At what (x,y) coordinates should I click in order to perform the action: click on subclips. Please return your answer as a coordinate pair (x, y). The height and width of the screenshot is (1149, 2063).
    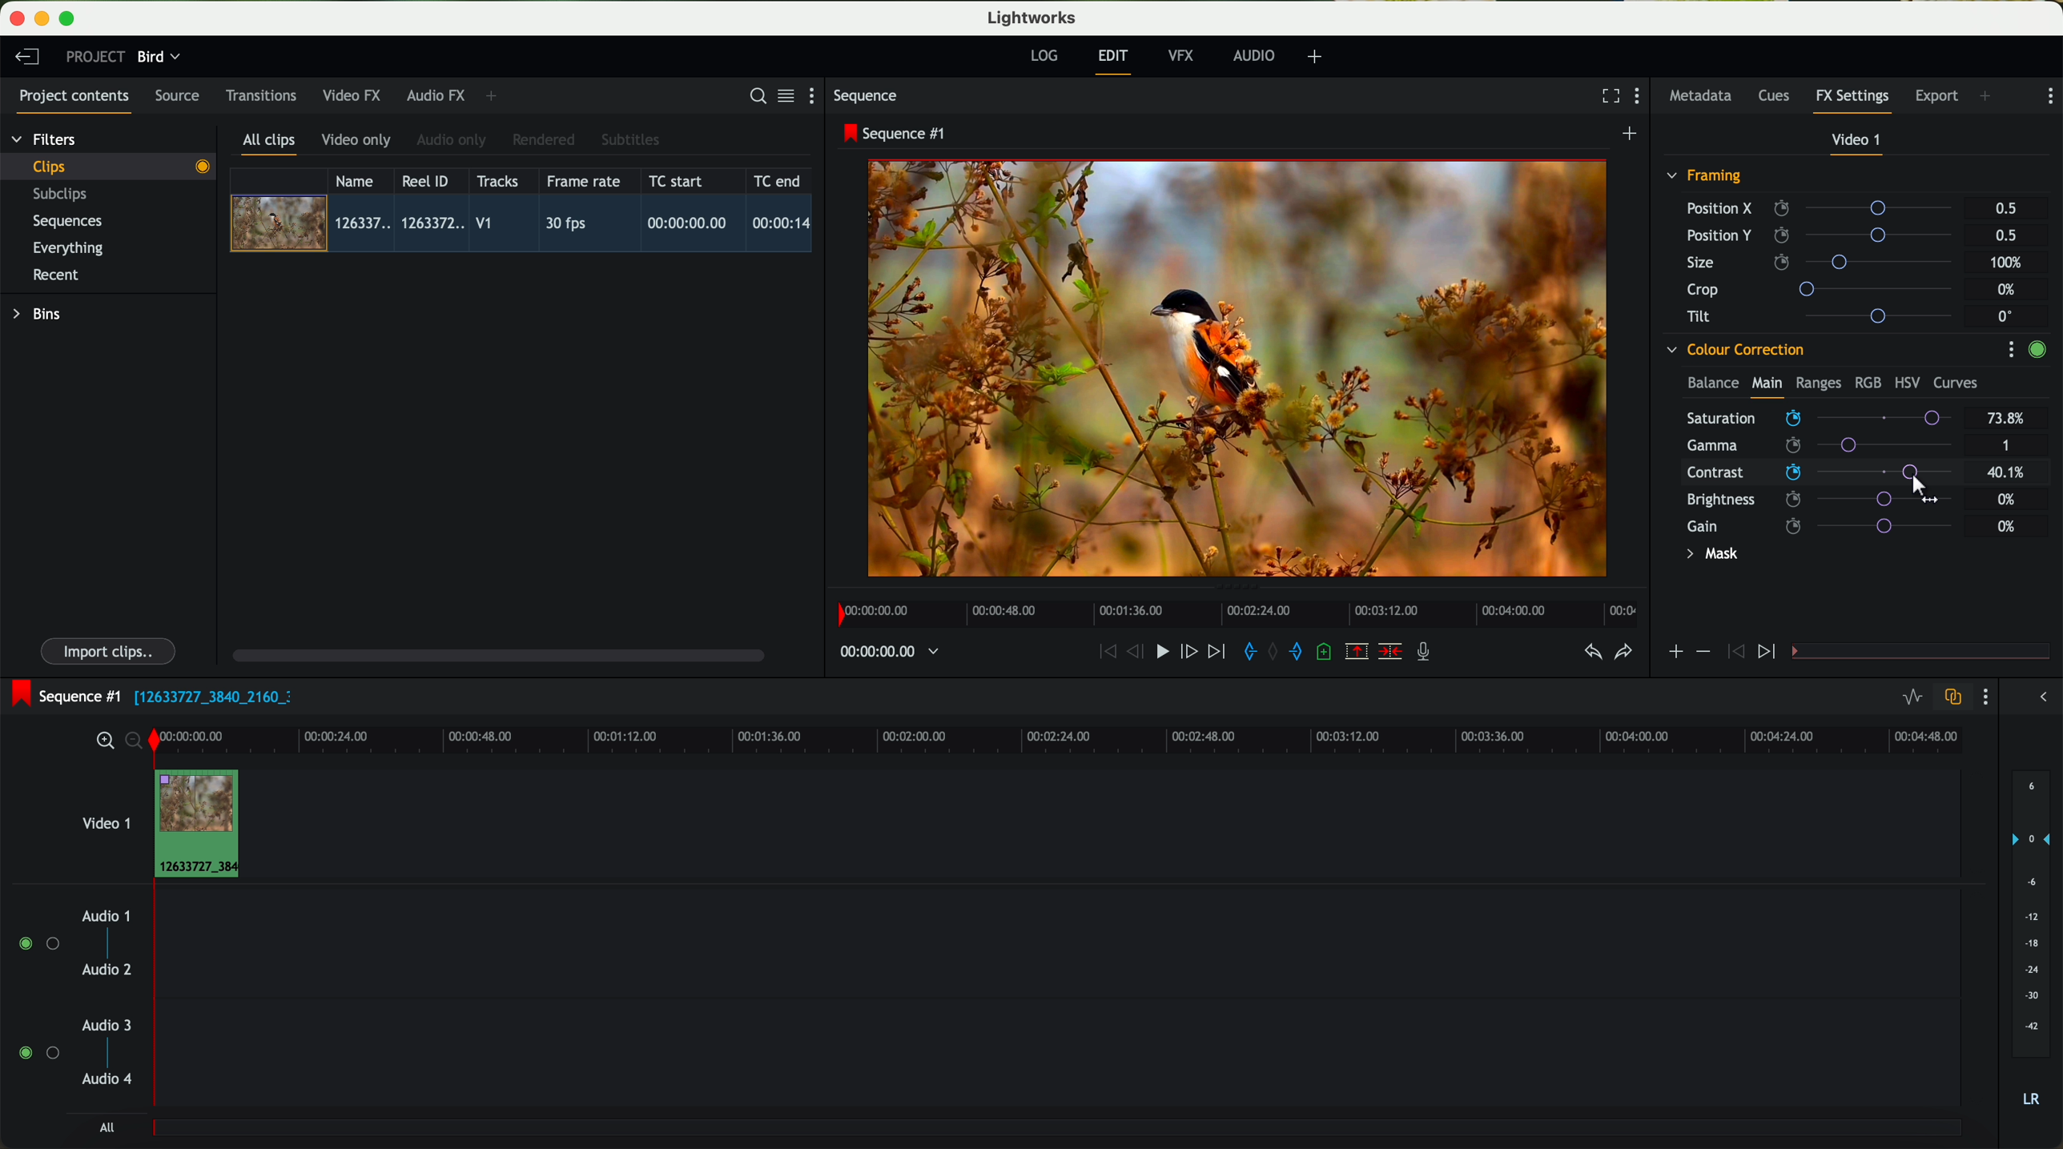
    Looking at the image, I should click on (64, 195).